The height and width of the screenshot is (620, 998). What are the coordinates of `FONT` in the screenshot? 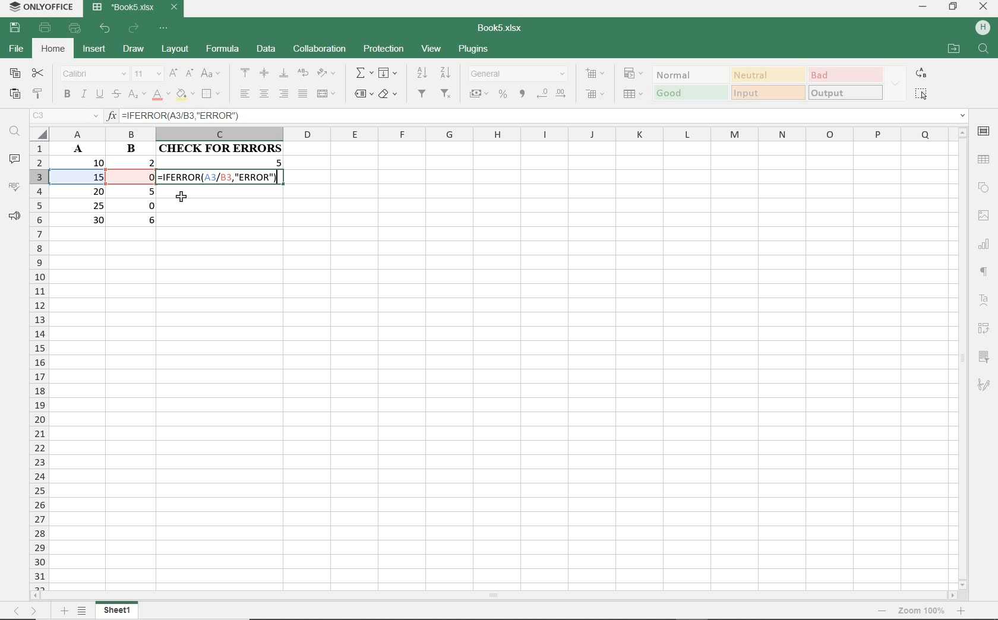 It's located at (91, 75).